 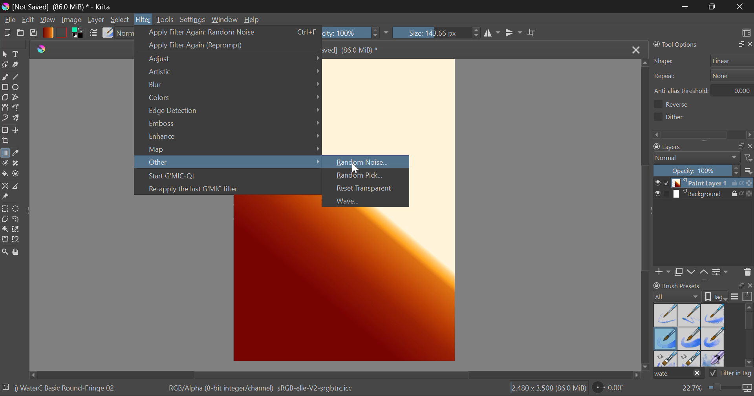 What do you see at coordinates (47, 20) in the screenshot?
I see `View` at bounding box center [47, 20].